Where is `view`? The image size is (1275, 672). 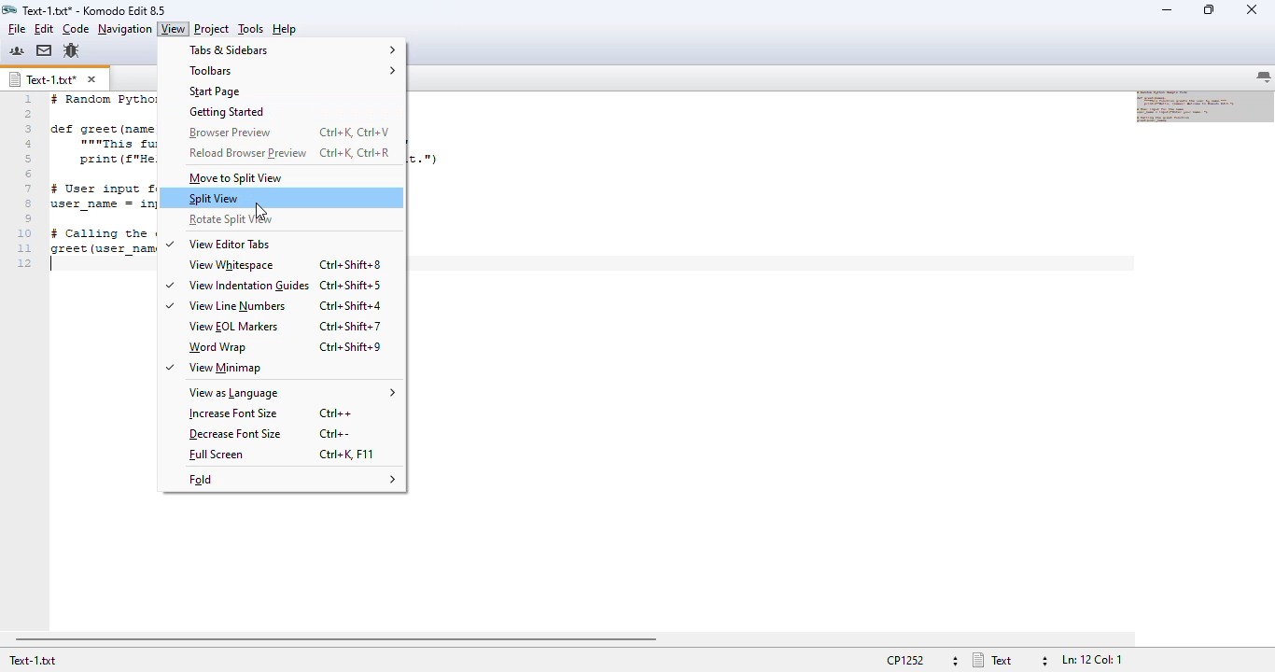
view is located at coordinates (173, 29).